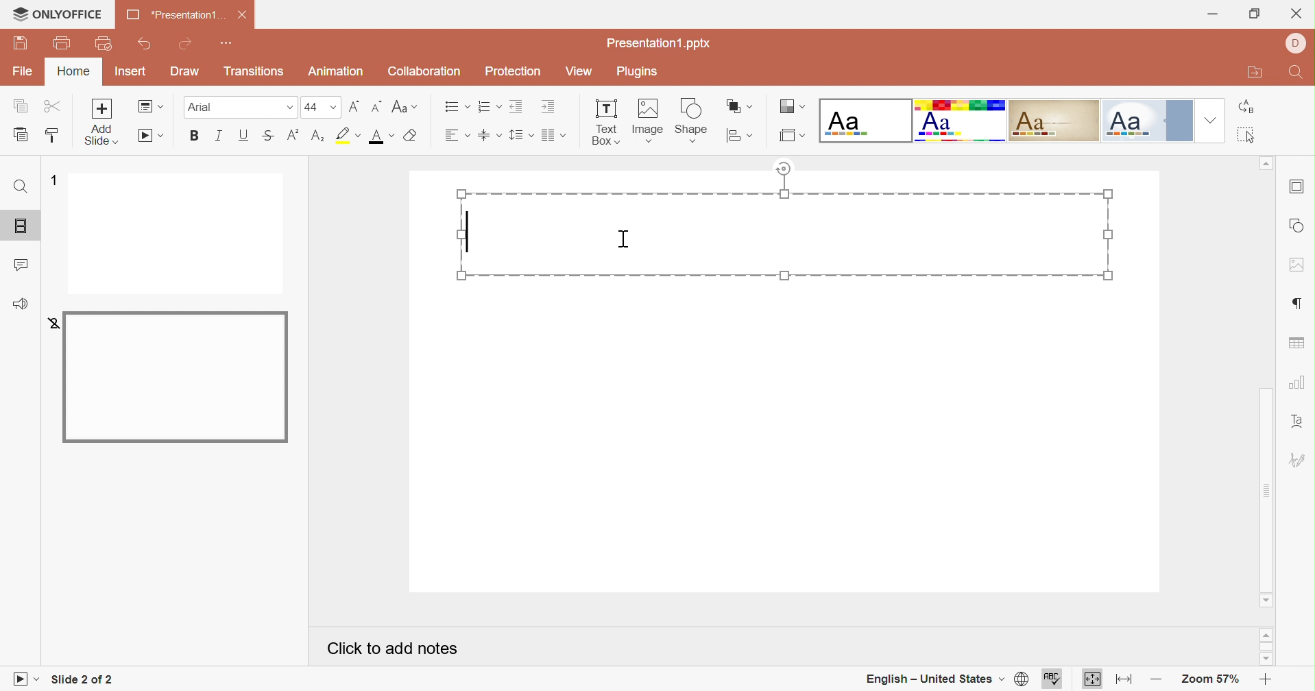  Describe the element at coordinates (489, 107) in the screenshot. I see `Numbering` at that location.